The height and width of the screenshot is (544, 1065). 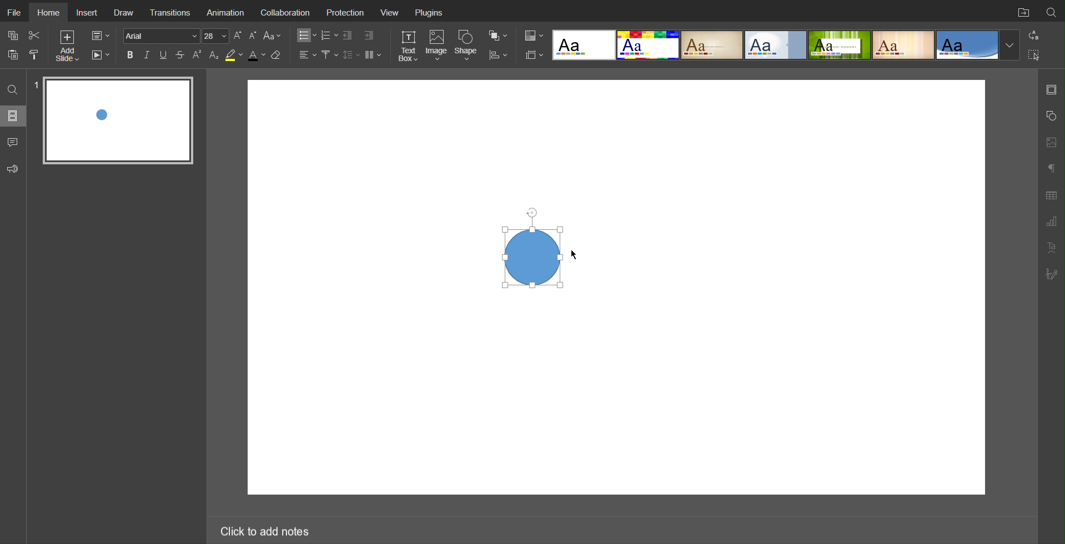 I want to click on Add Slide, so click(x=67, y=48).